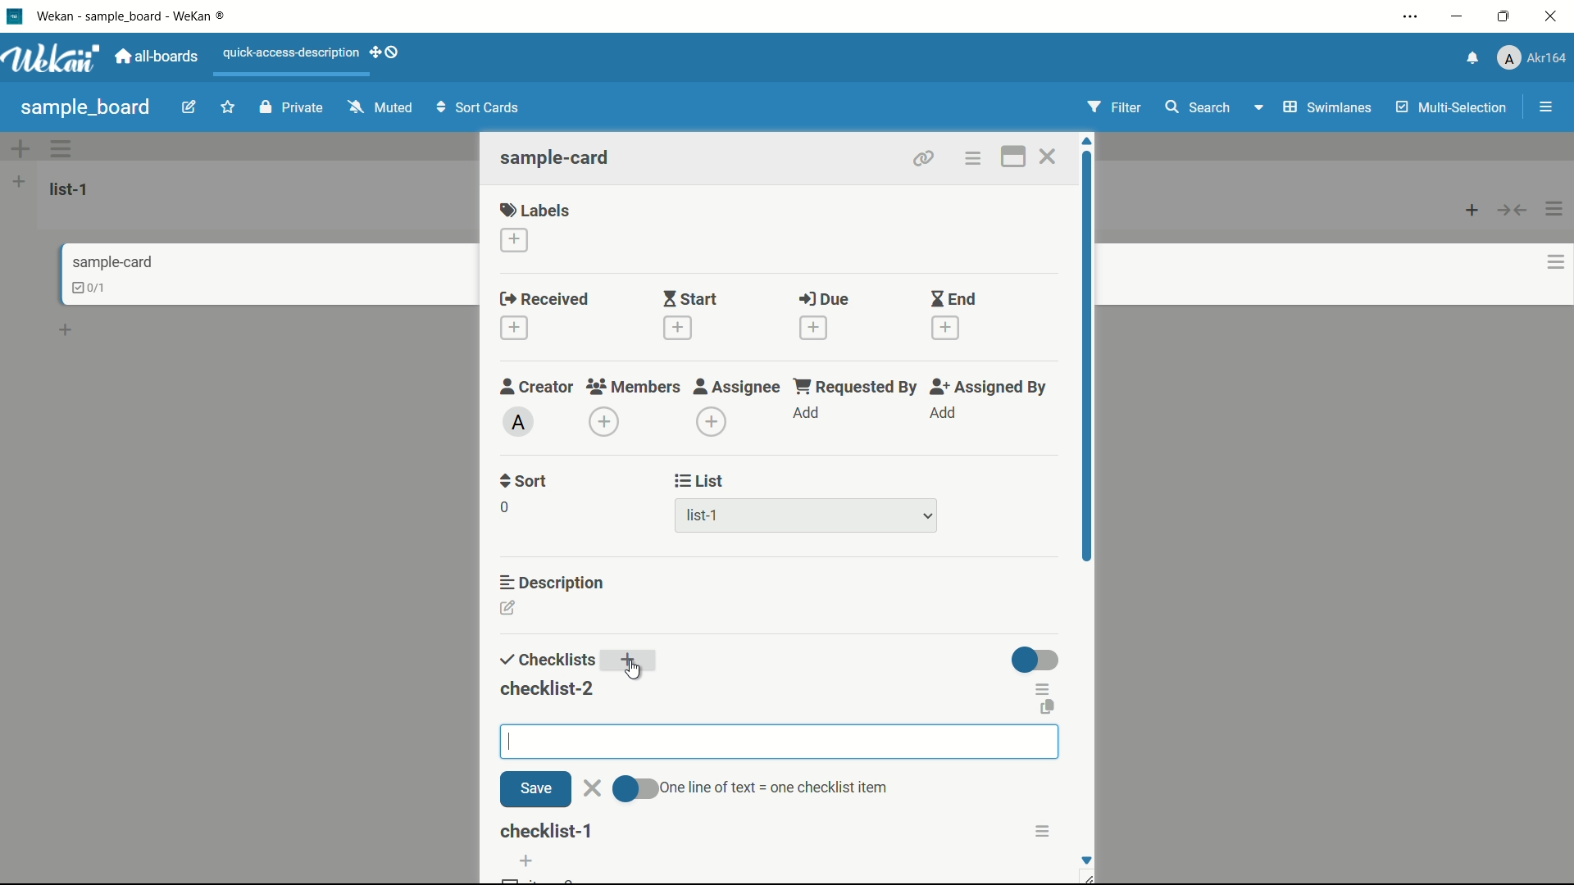 This screenshot has height=885, width=1574. I want to click on checklist, so click(545, 660).